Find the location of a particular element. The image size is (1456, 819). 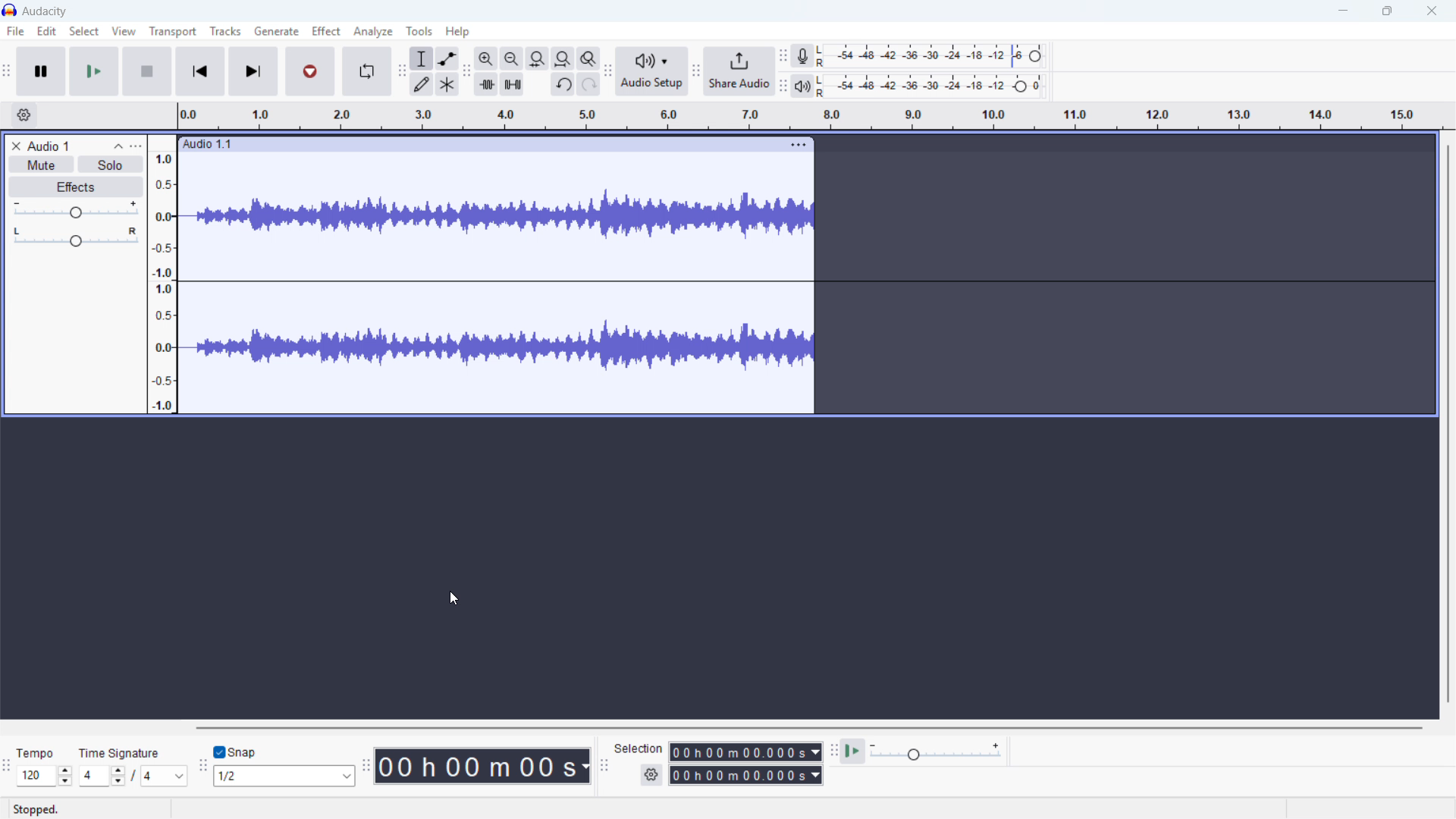

close  is located at coordinates (1432, 11).